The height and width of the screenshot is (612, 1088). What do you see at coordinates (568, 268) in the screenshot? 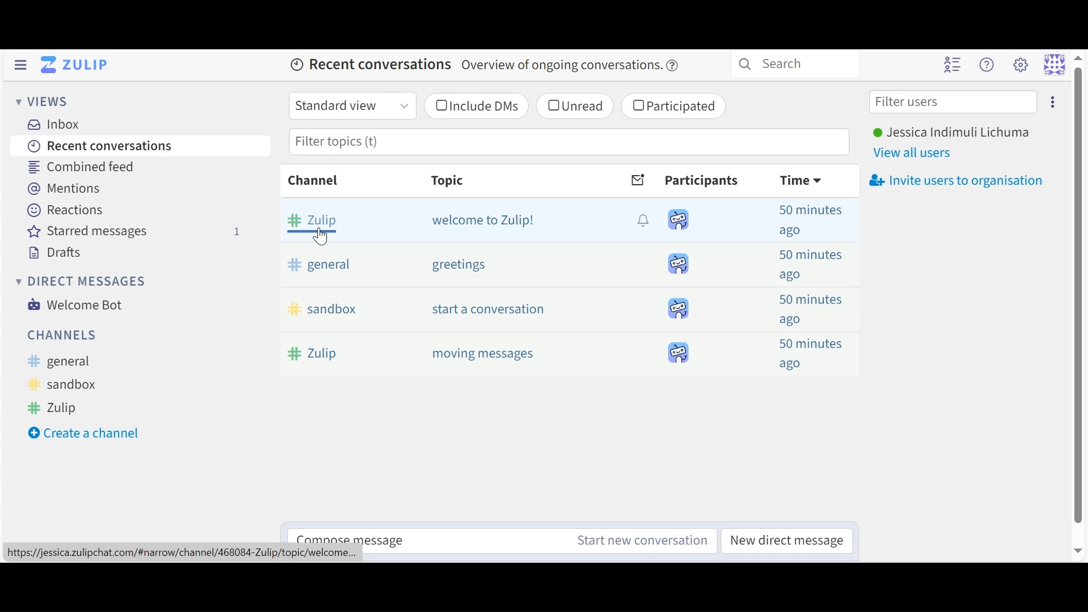
I see `message` at bounding box center [568, 268].